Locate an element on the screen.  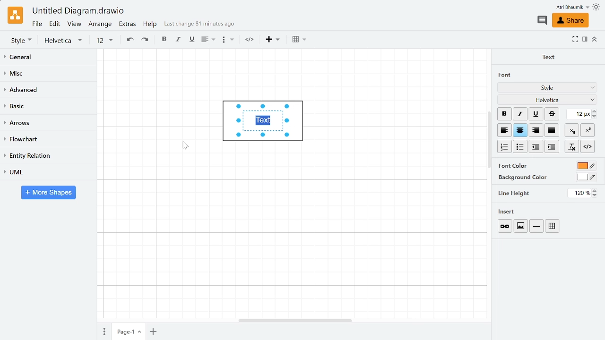
Pages is located at coordinates (103, 331).